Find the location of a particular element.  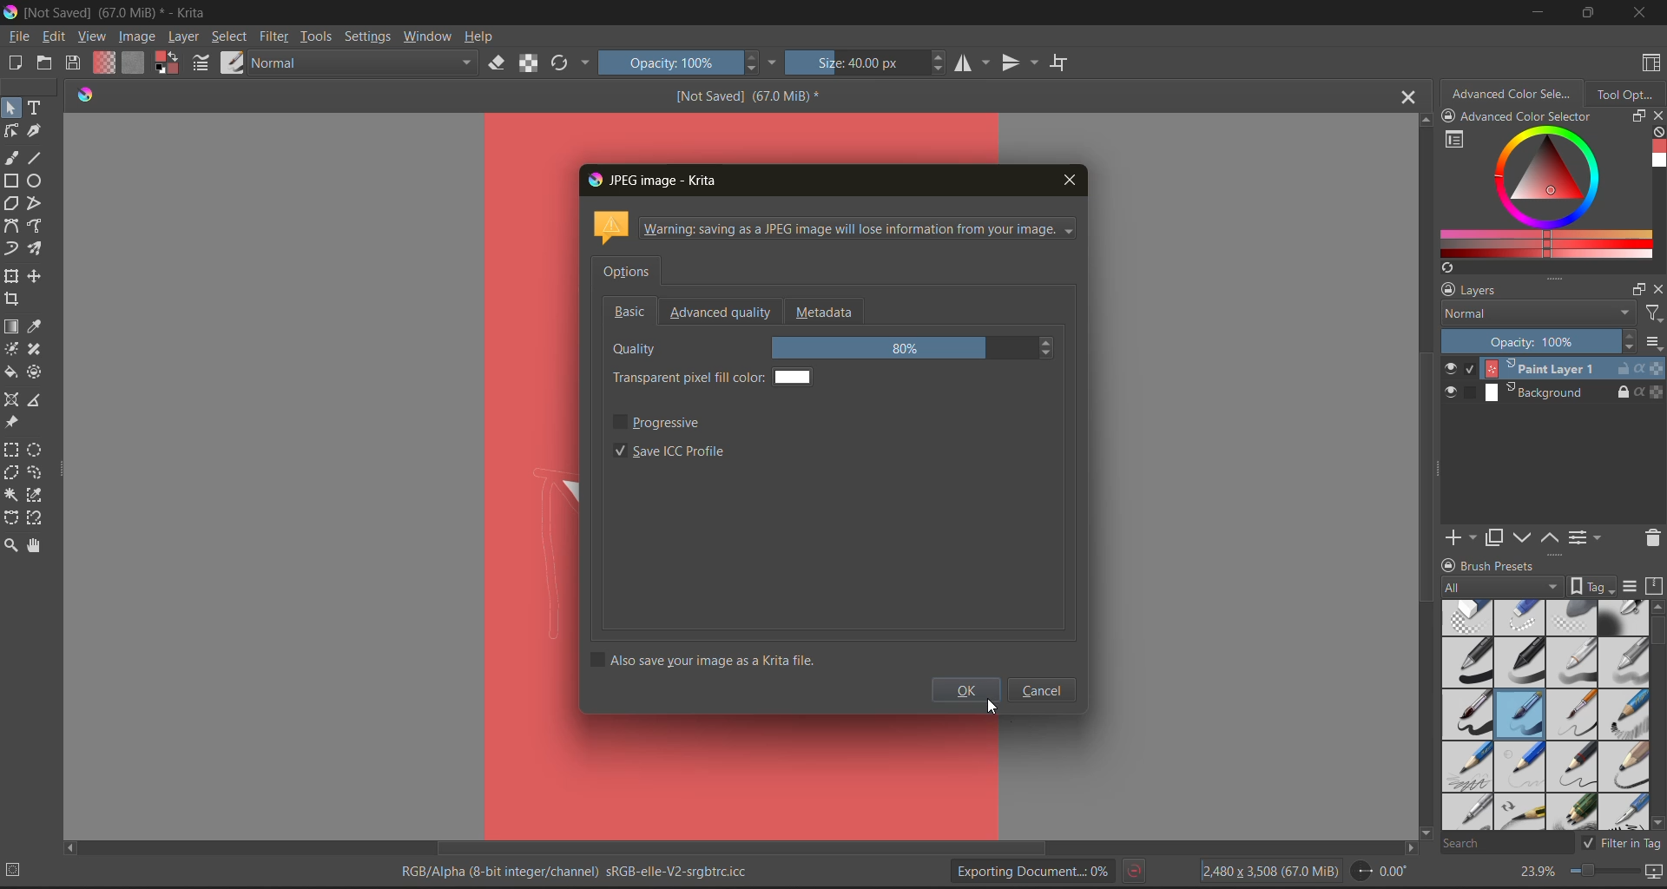

lock/unlock docker is located at coordinates (1449, 563).